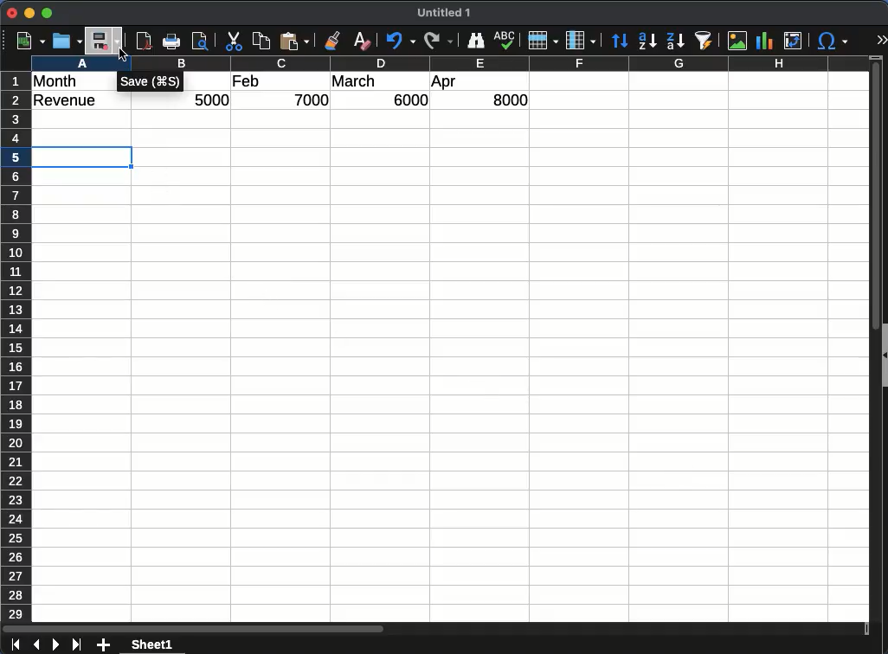  Describe the element at coordinates (313, 99) in the screenshot. I see `7000` at that location.